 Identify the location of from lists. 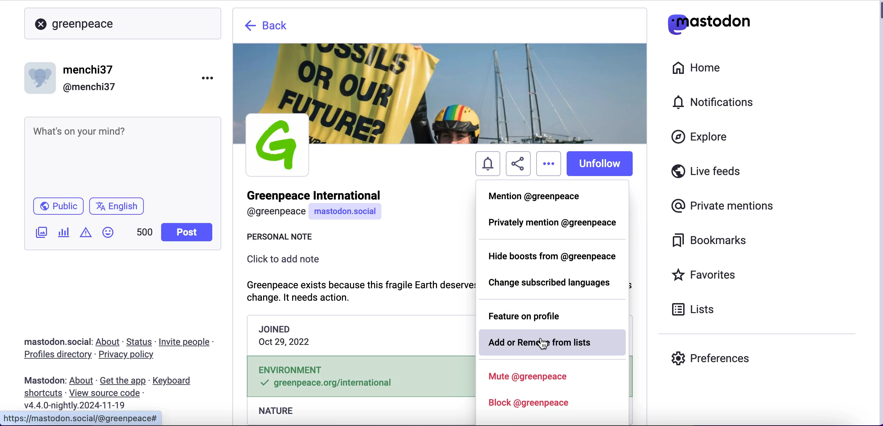
(574, 342).